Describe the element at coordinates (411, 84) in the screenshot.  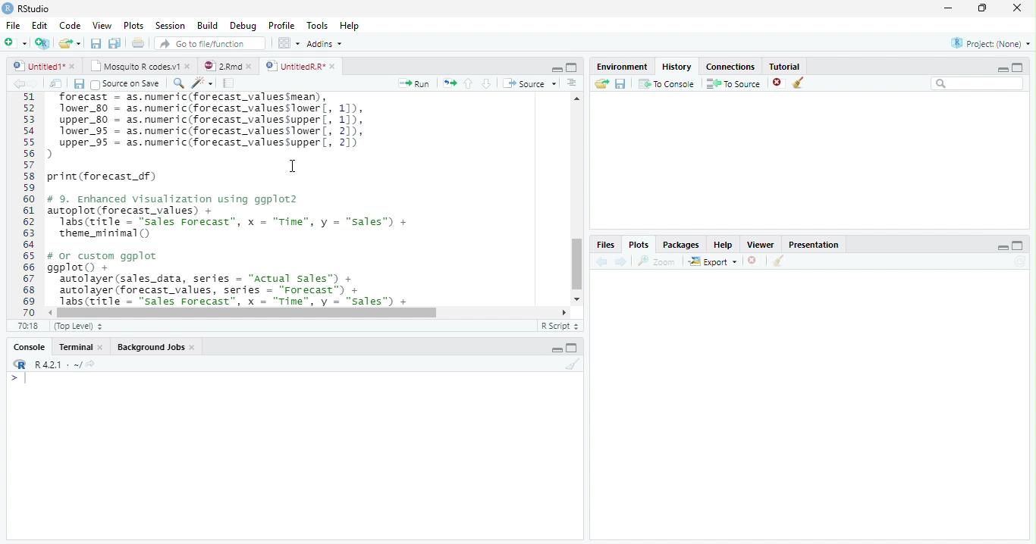
I see `Run` at that location.